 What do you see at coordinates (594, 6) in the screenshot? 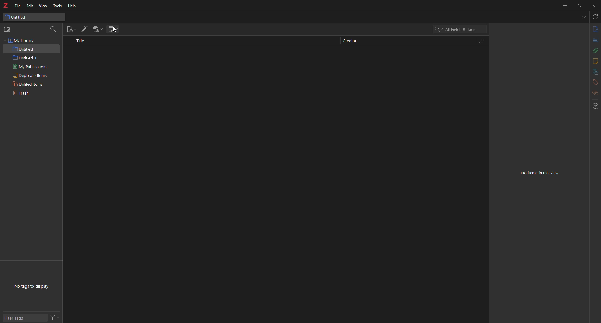
I see `close` at bounding box center [594, 6].